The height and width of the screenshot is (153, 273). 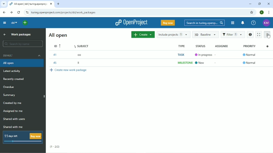 I want to click on View site information, so click(x=27, y=12).